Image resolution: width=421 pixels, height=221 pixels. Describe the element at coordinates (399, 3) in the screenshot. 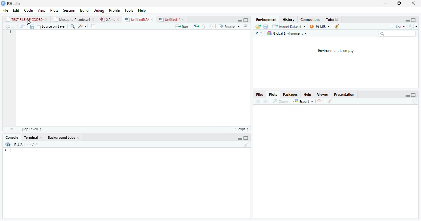

I see `Restore Down` at that location.